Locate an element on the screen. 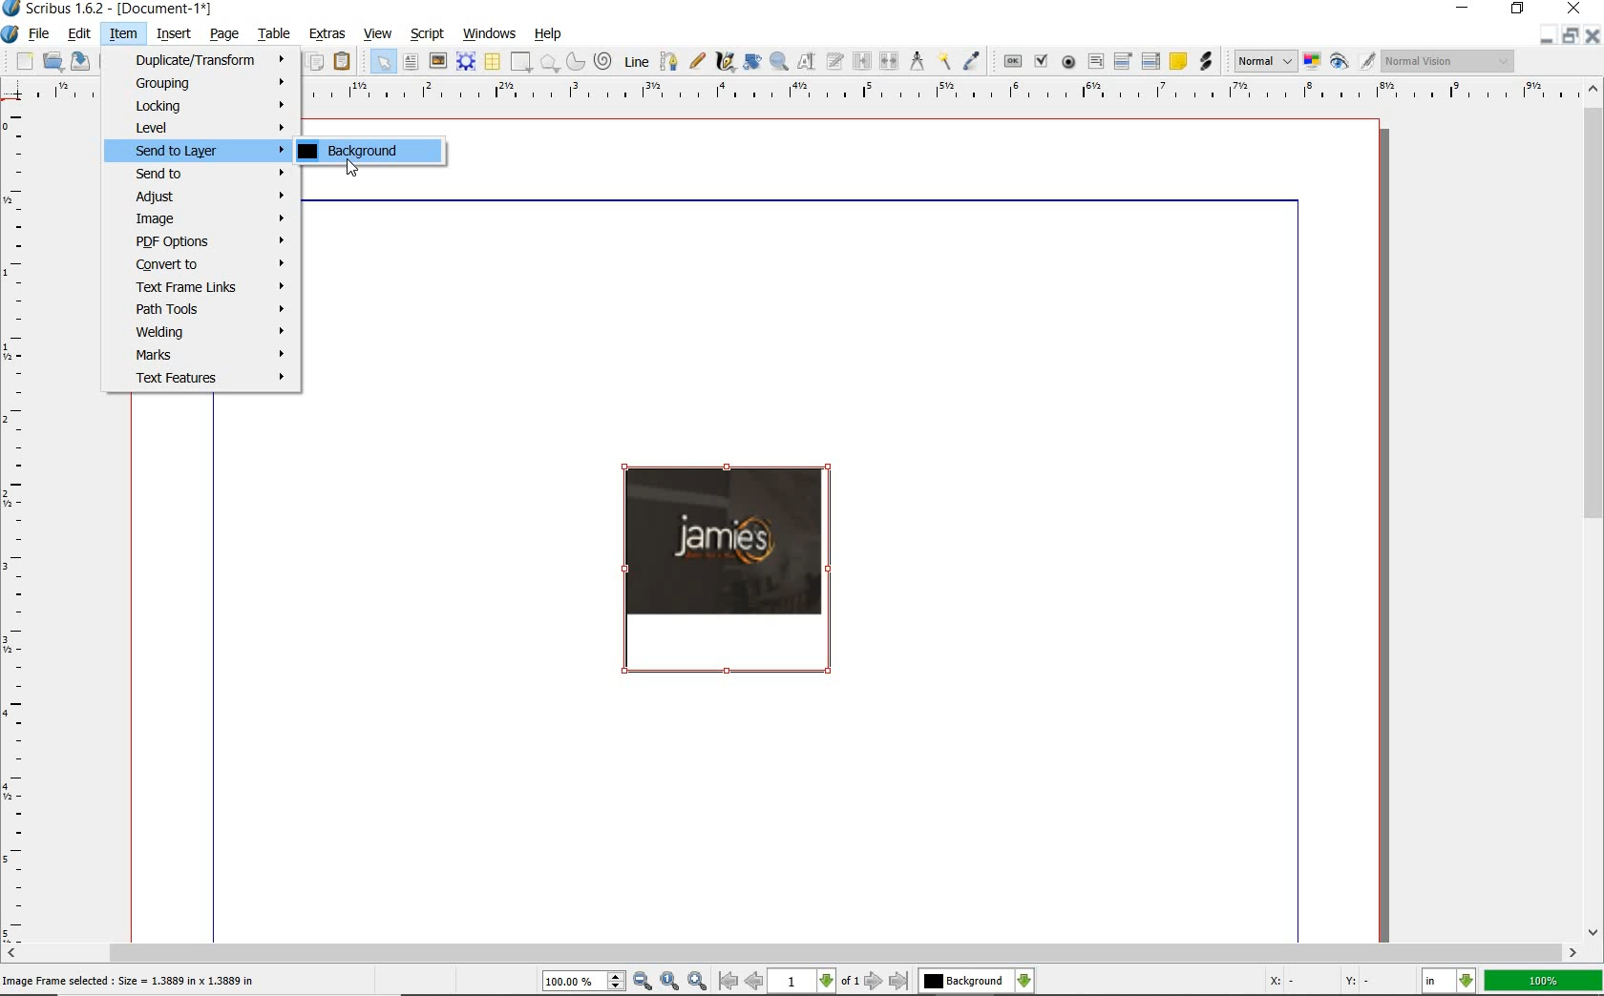  view is located at coordinates (381, 35).